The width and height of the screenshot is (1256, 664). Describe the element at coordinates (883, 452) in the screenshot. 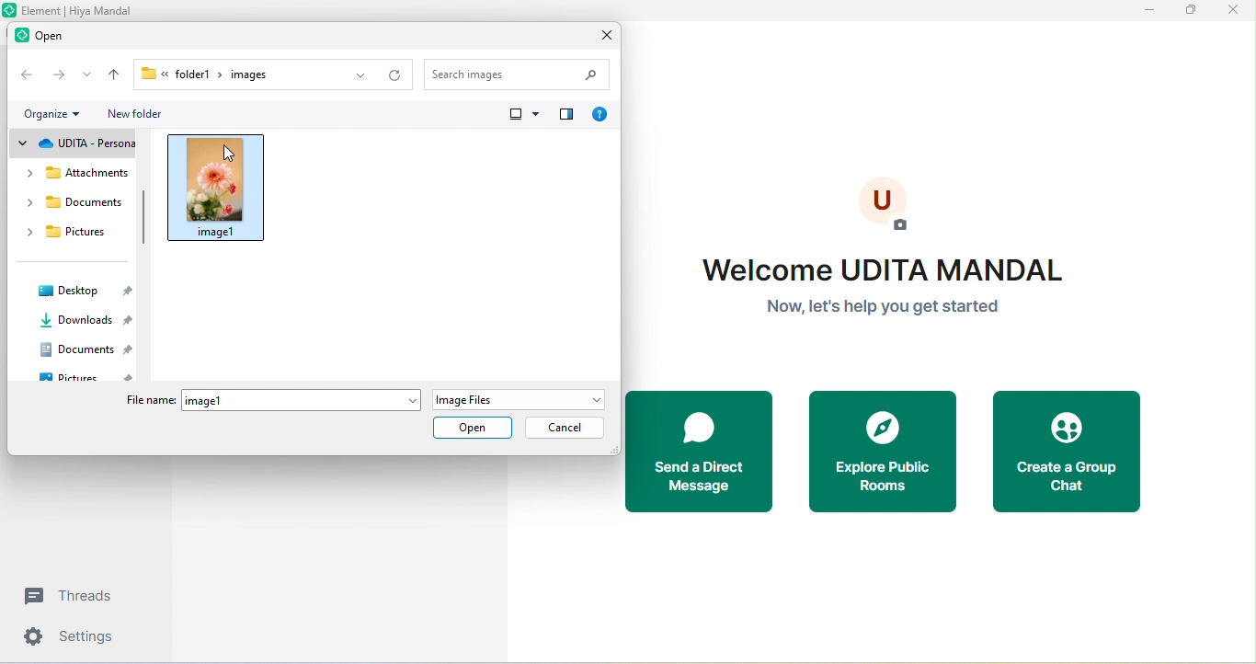

I see `explore public rooms` at that location.